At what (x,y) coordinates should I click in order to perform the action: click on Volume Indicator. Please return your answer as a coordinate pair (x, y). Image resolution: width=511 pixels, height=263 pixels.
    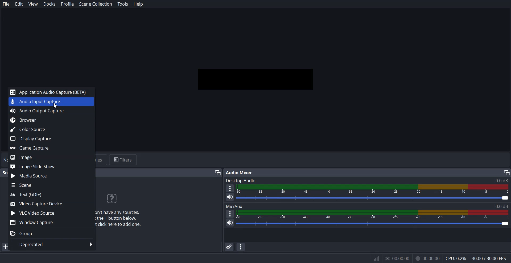
    Looking at the image, I should click on (373, 189).